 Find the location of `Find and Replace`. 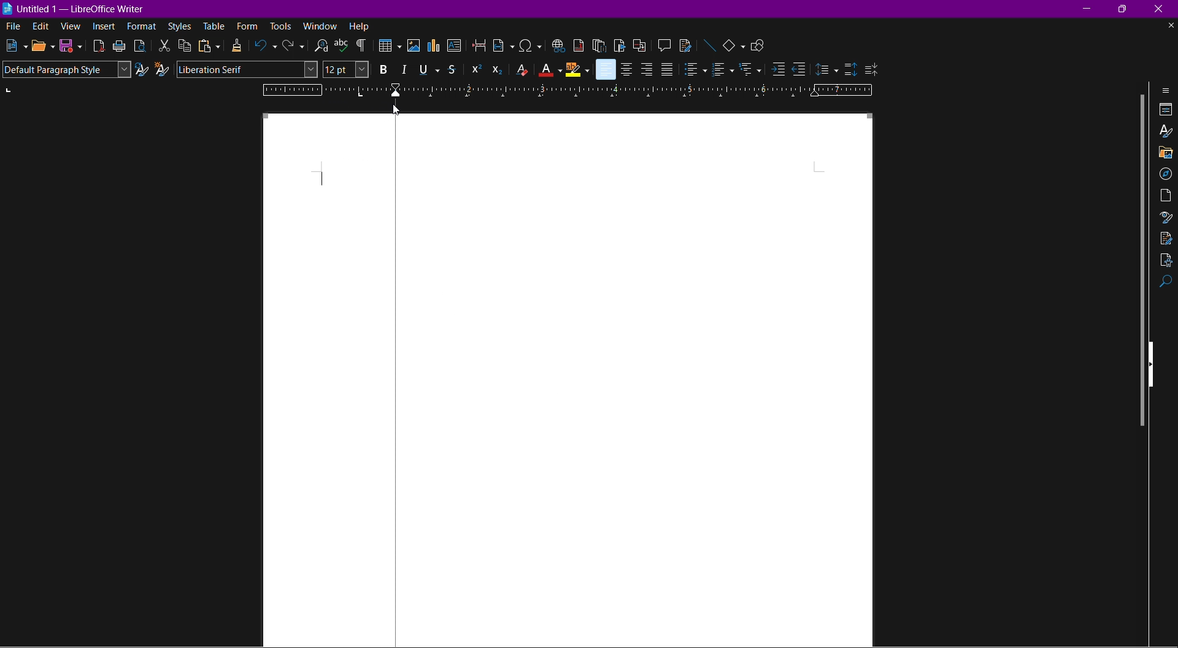

Find and Replace is located at coordinates (319, 45).